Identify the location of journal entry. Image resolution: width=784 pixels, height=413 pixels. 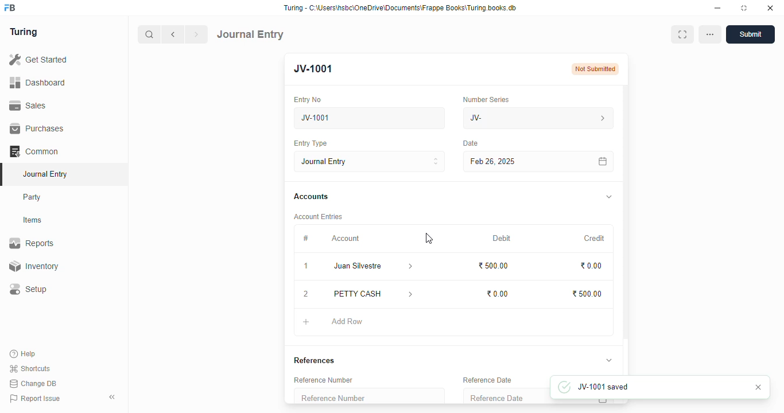
(45, 174).